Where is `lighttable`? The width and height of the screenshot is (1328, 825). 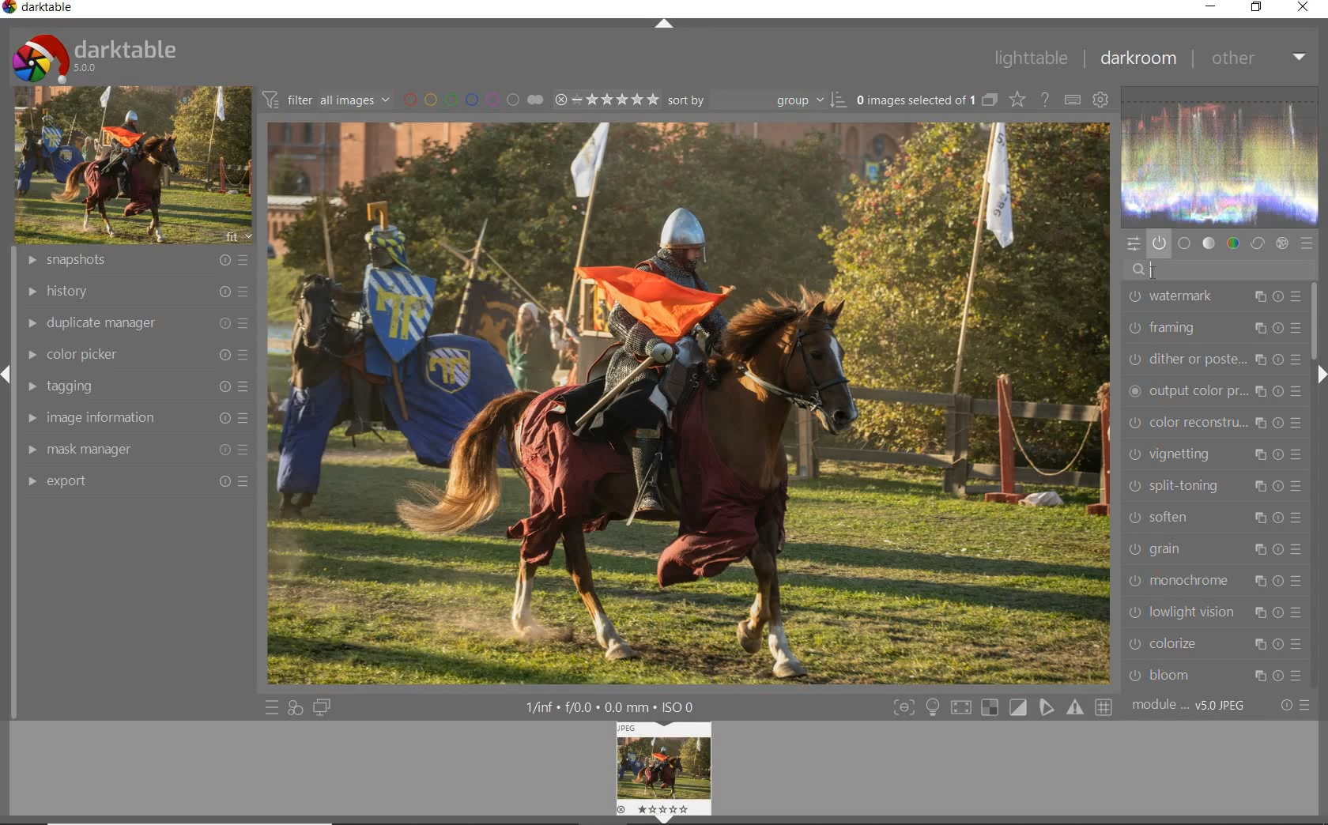 lighttable is located at coordinates (1032, 58).